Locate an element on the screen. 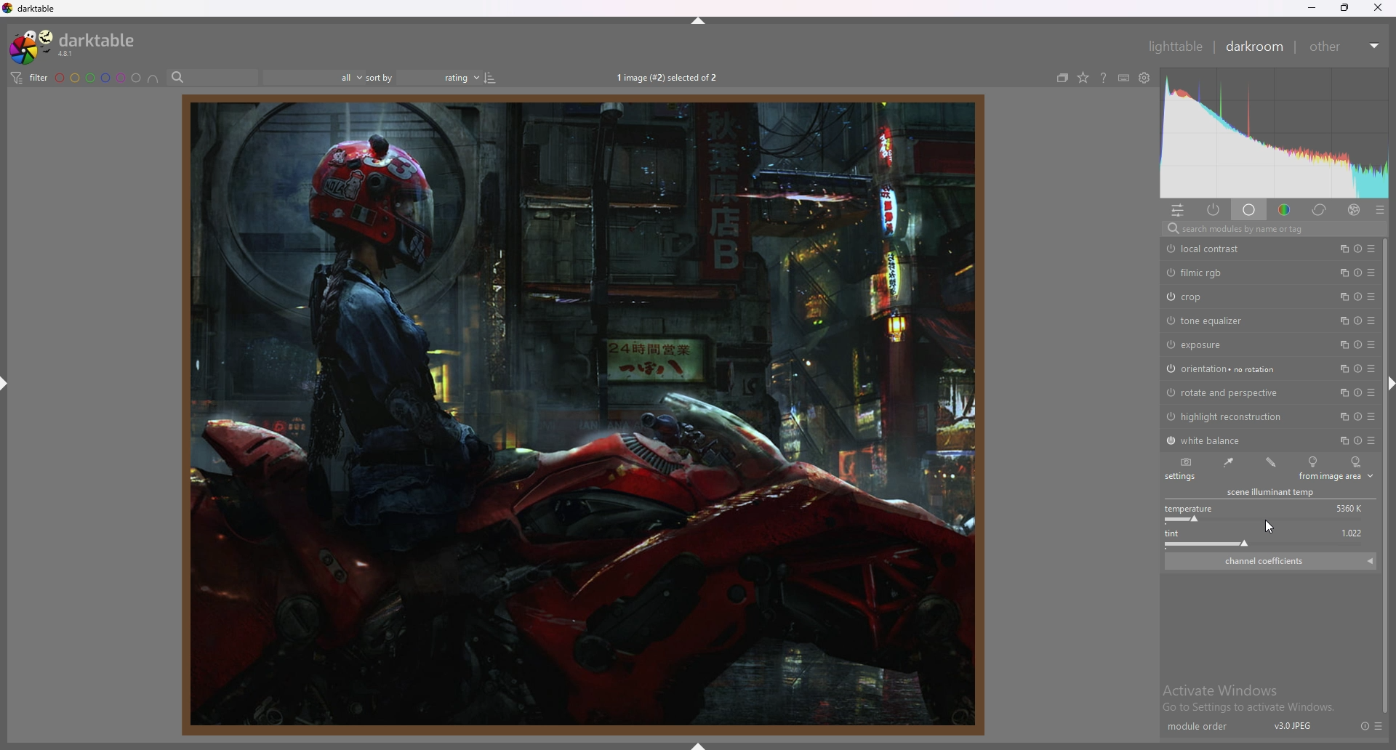  search modules is located at coordinates (1270, 230).